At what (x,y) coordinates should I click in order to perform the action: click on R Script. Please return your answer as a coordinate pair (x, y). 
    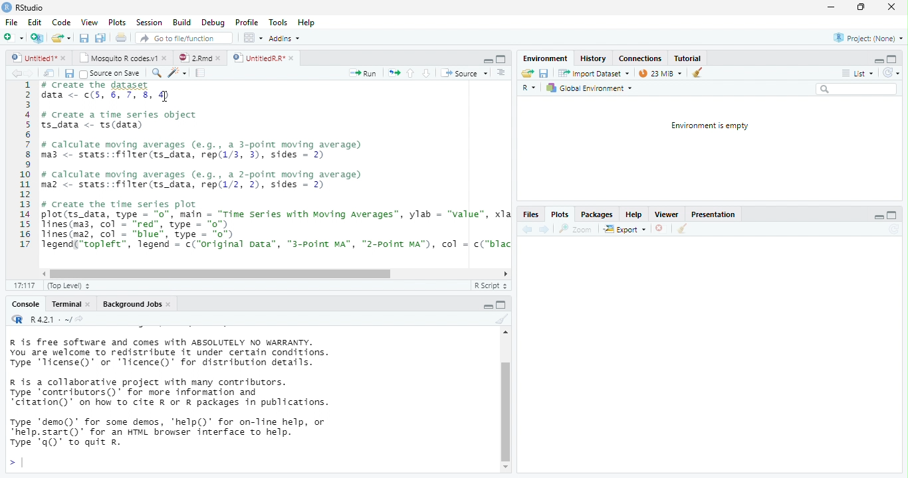
    Looking at the image, I should click on (489, 285).